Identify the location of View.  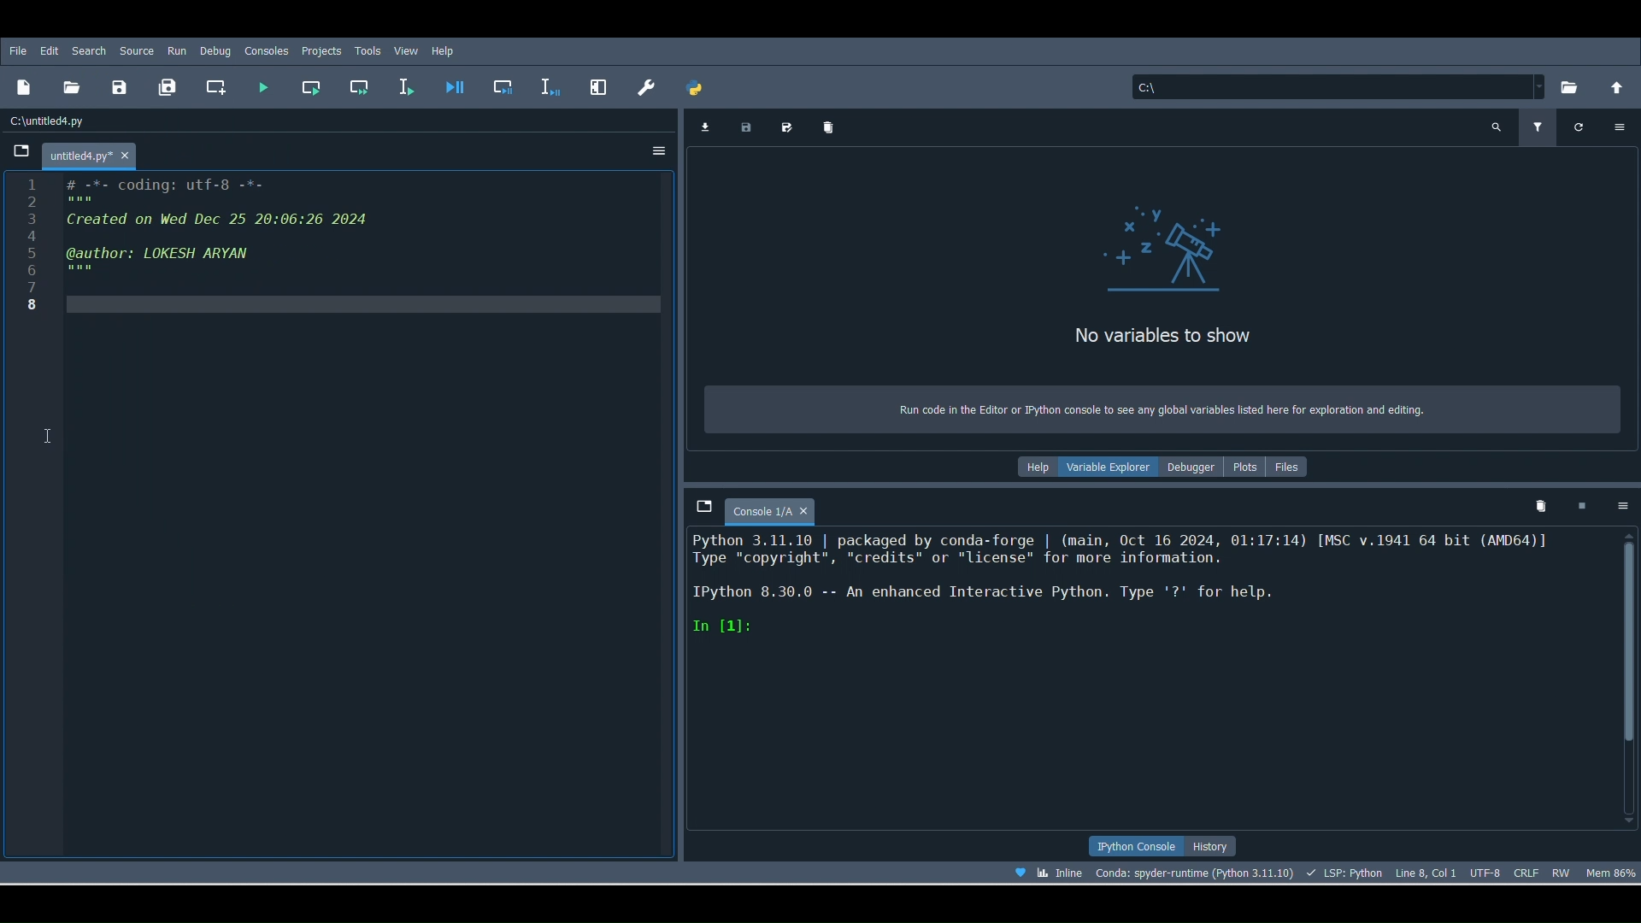
(406, 50).